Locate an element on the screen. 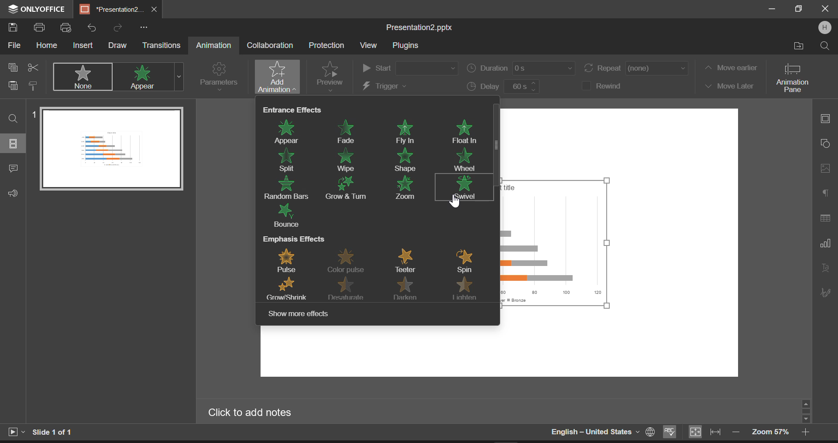 The width and height of the screenshot is (838, 443). Duration is located at coordinates (522, 70).